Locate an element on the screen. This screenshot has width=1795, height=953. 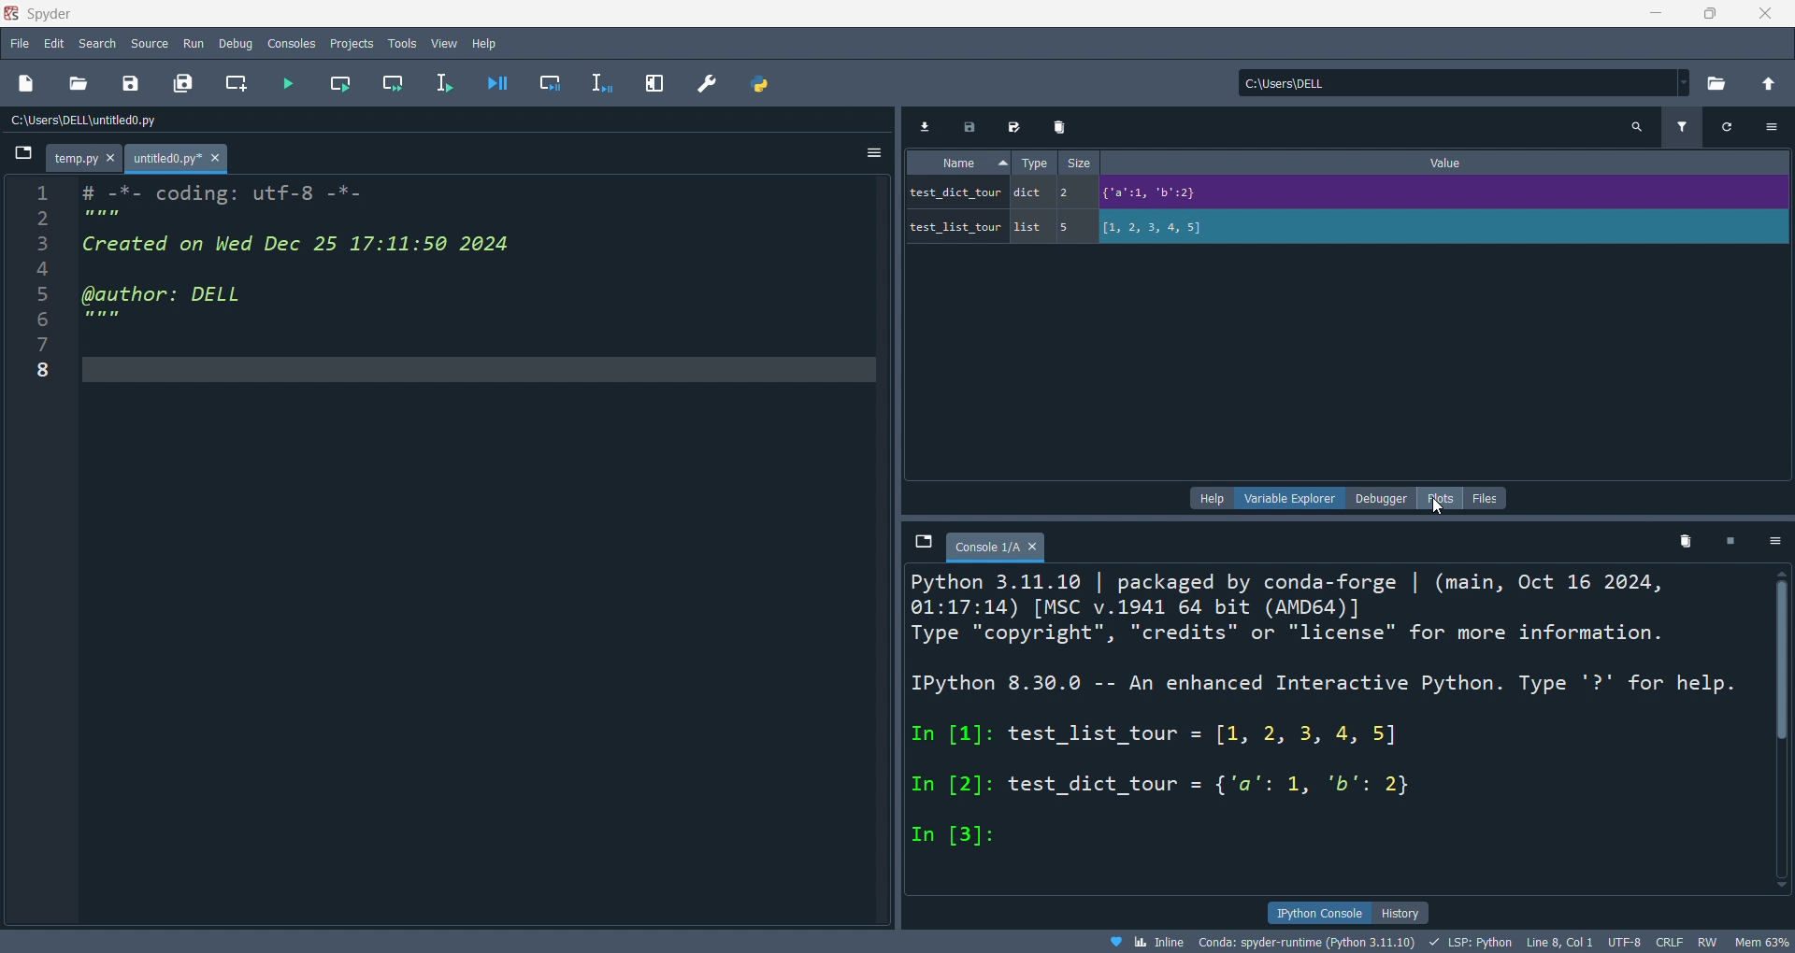
Console 1/A is located at coordinates (993, 548).